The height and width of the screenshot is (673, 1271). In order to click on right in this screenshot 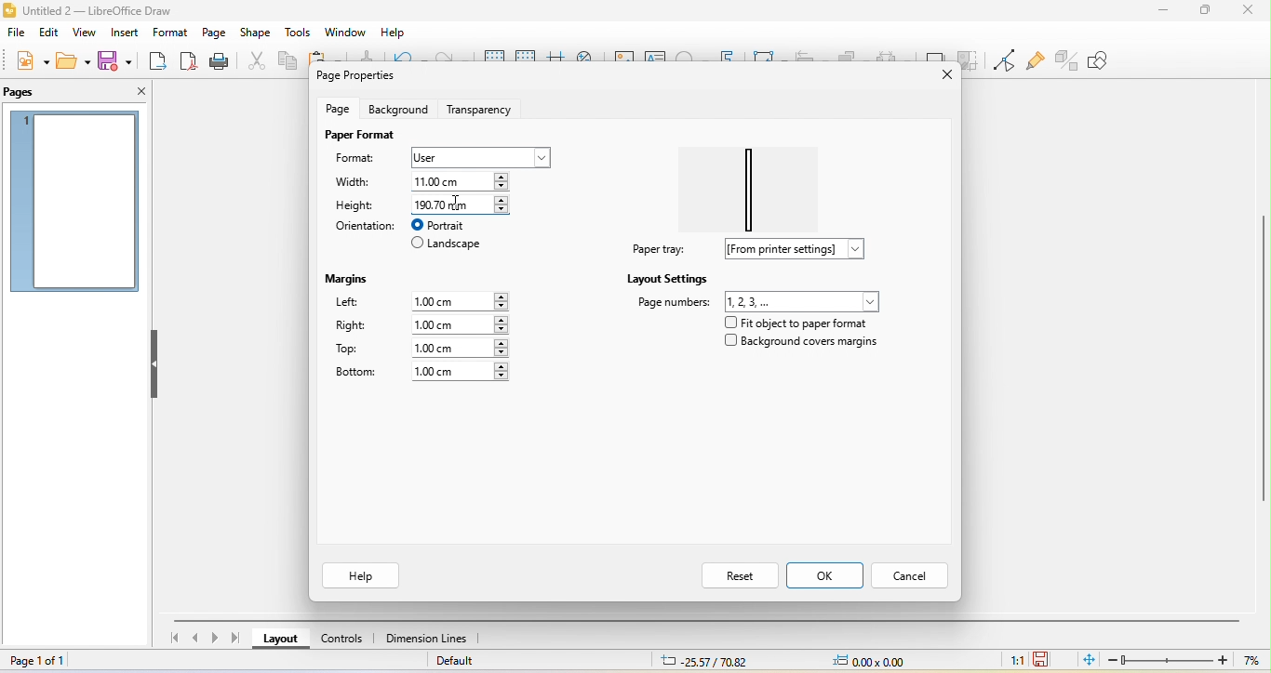, I will do `click(352, 327)`.